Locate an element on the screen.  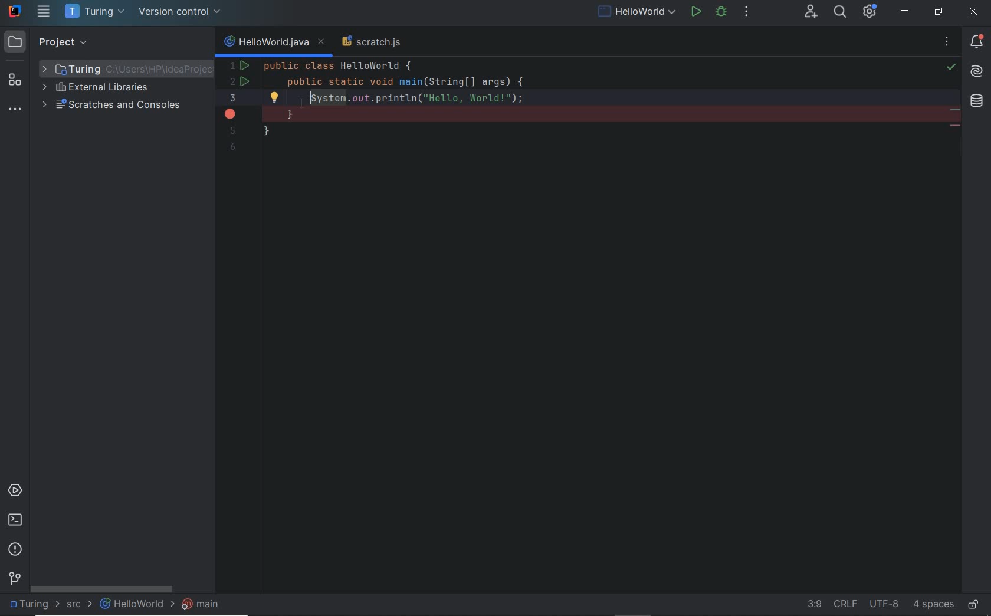
notifications is located at coordinates (974, 40).